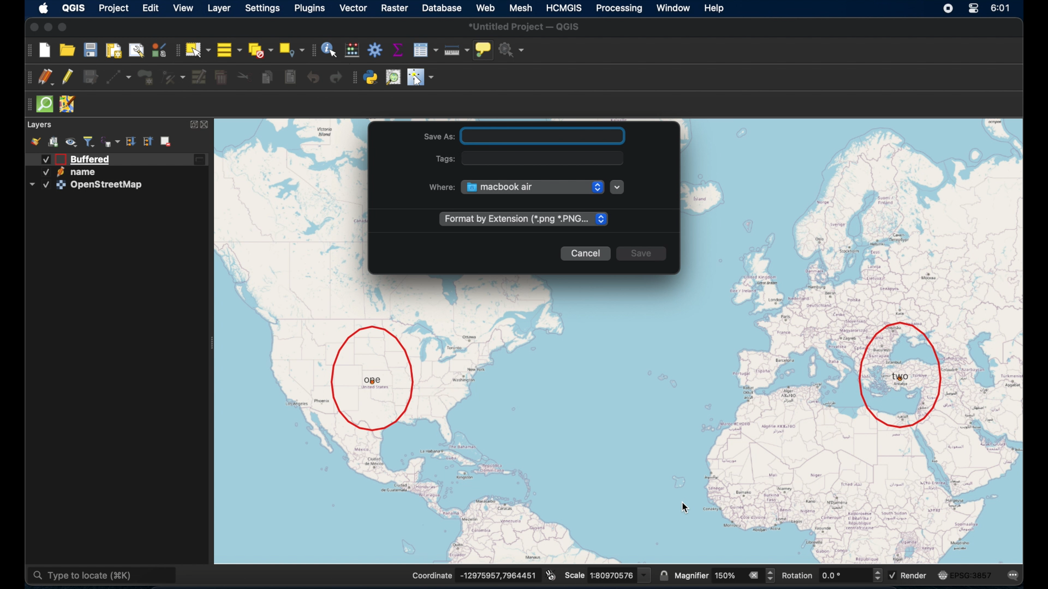 This screenshot has width=1048, height=589. What do you see at coordinates (902, 374) in the screenshot?
I see `location two` at bounding box center [902, 374].